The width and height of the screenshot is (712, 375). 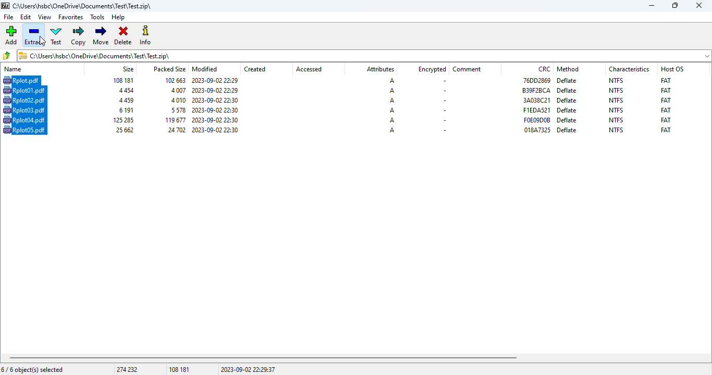 What do you see at coordinates (444, 91) in the screenshot?
I see `-` at bounding box center [444, 91].